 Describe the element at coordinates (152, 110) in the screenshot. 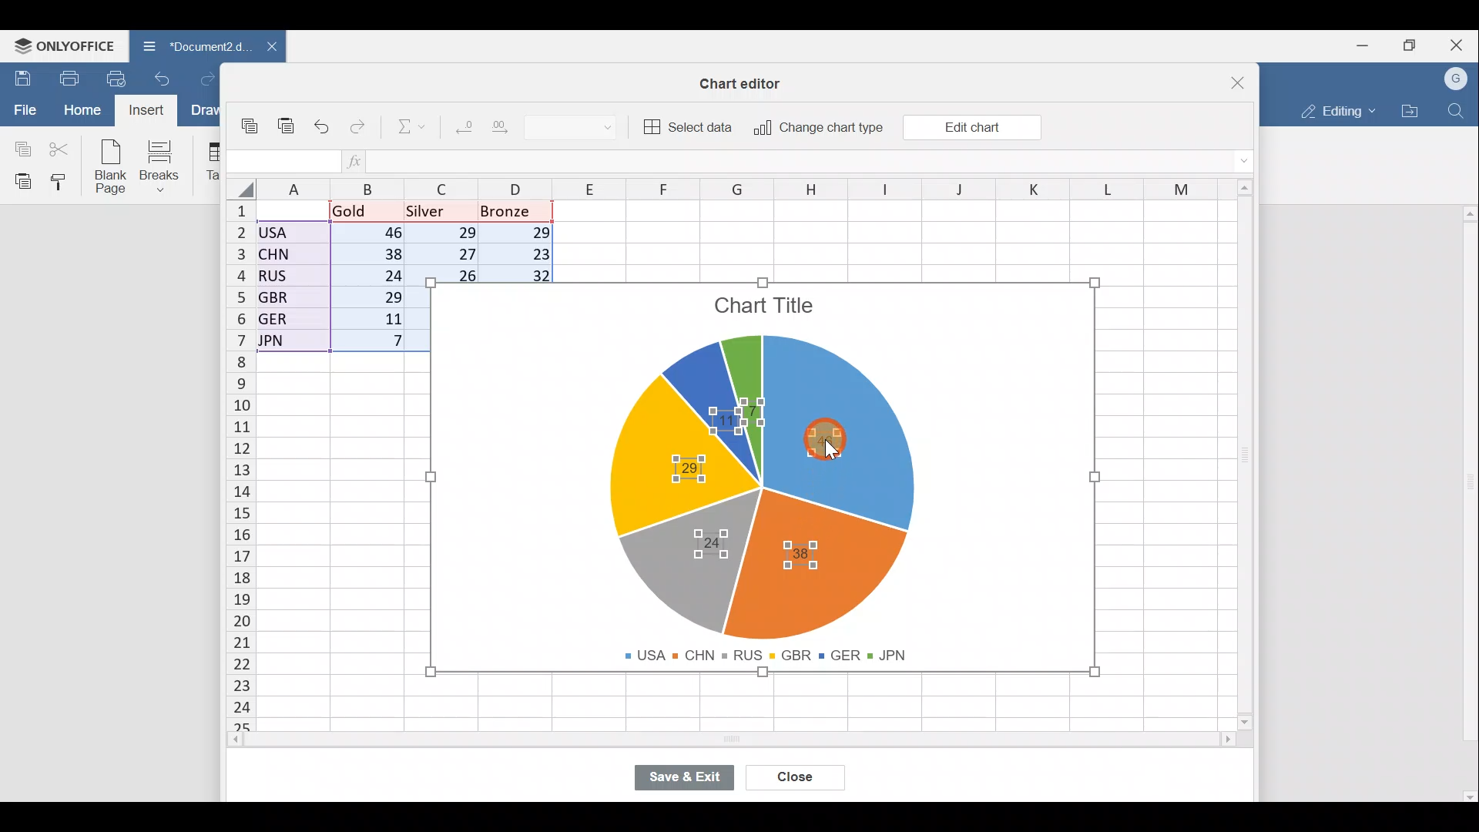

I see `Cursor on Insert` at that location.